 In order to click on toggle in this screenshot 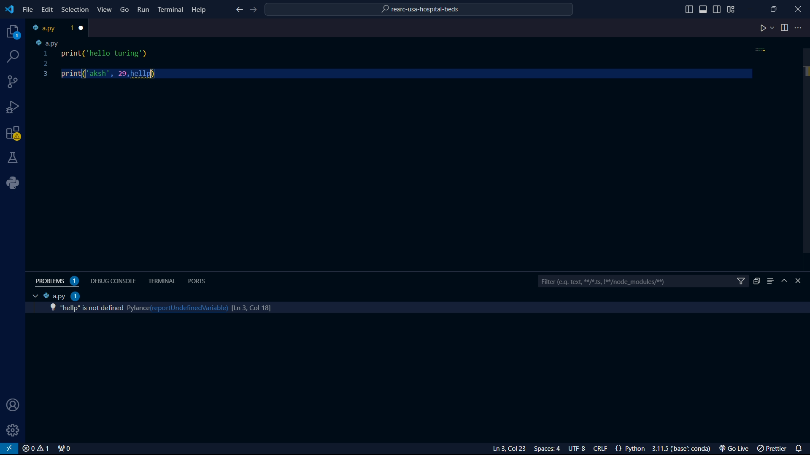, I will do `click(785, 28)`.